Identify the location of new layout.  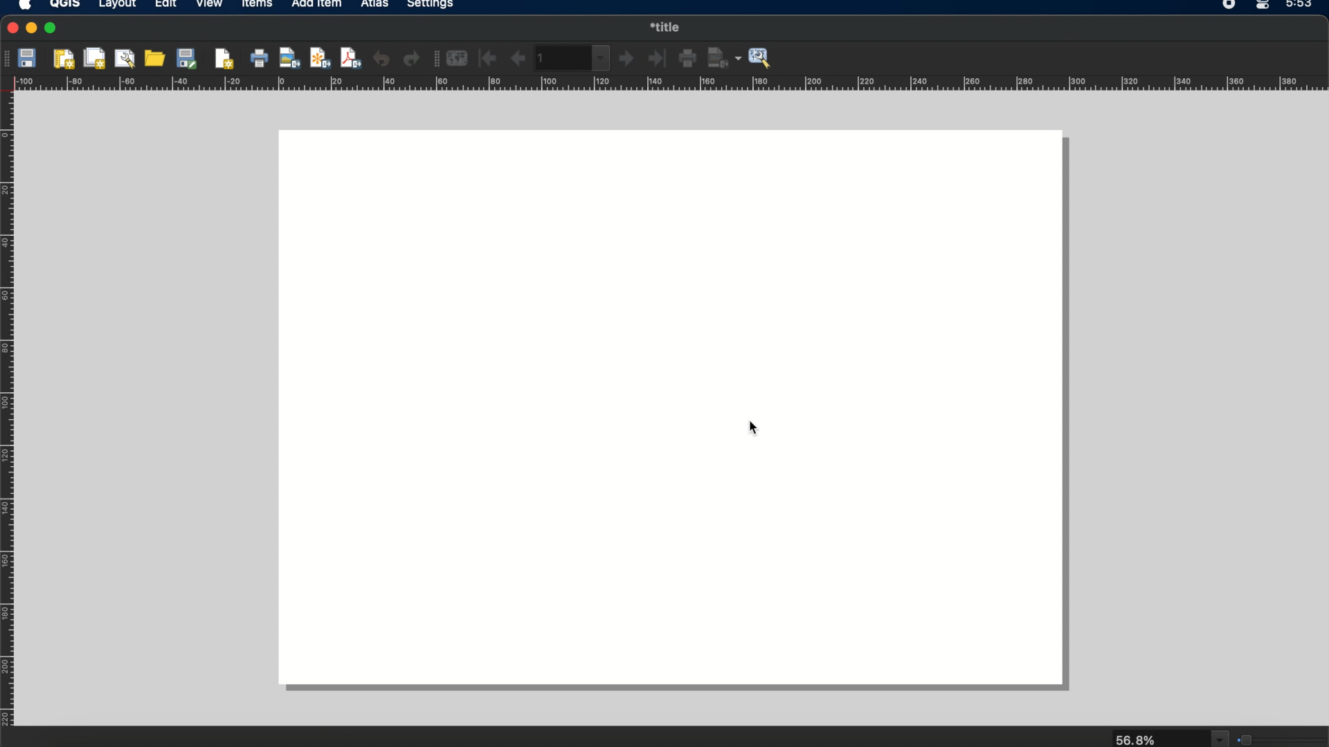
(61, 58).